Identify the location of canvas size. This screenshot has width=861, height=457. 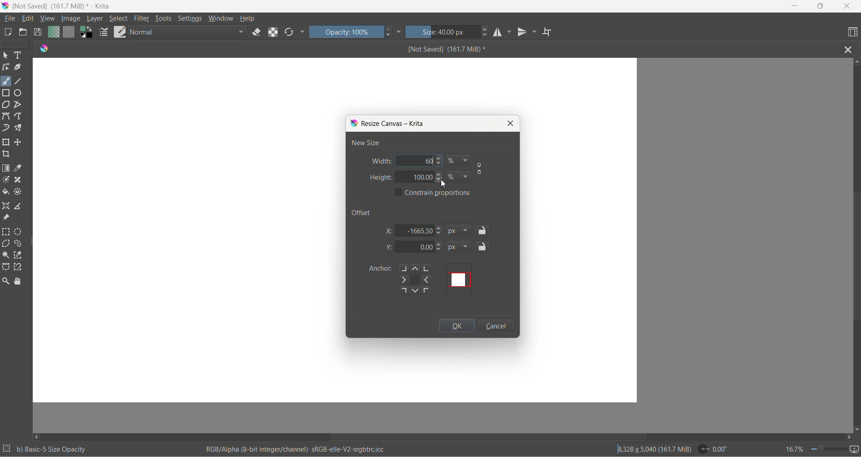
(335, 85).